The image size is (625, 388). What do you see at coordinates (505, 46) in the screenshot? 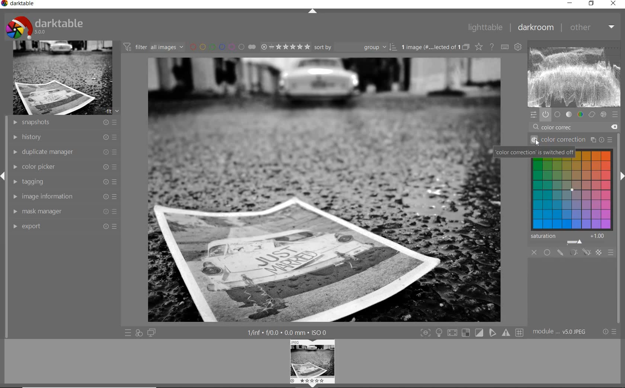
I see `define keyboard shortcut` at bounding box center [505, 46].